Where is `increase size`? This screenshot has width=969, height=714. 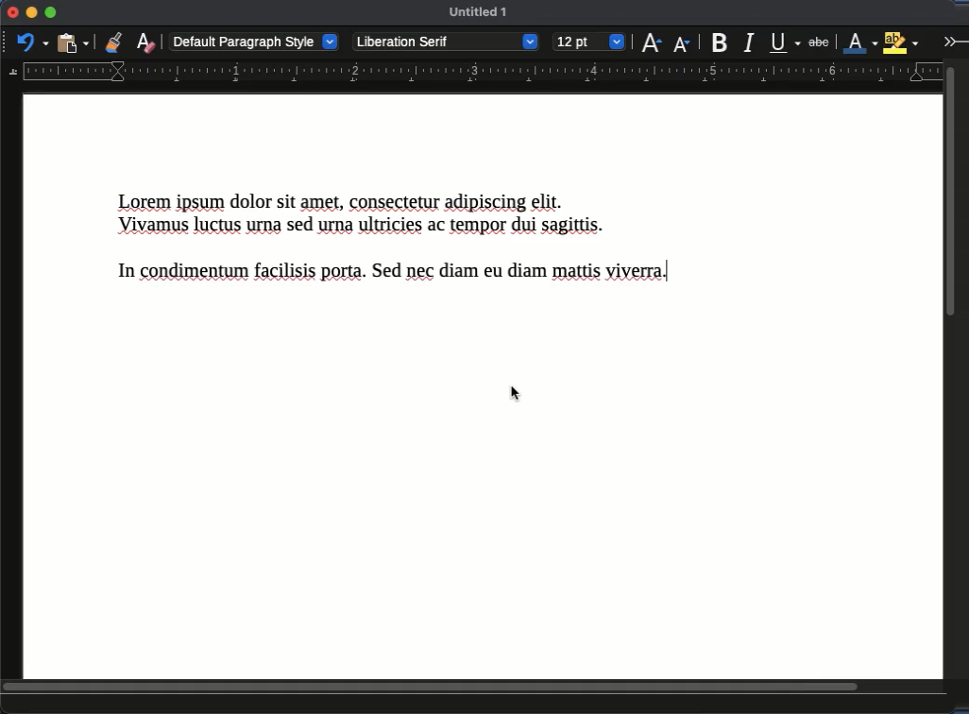 increase size is located at coordinates (651, 42).